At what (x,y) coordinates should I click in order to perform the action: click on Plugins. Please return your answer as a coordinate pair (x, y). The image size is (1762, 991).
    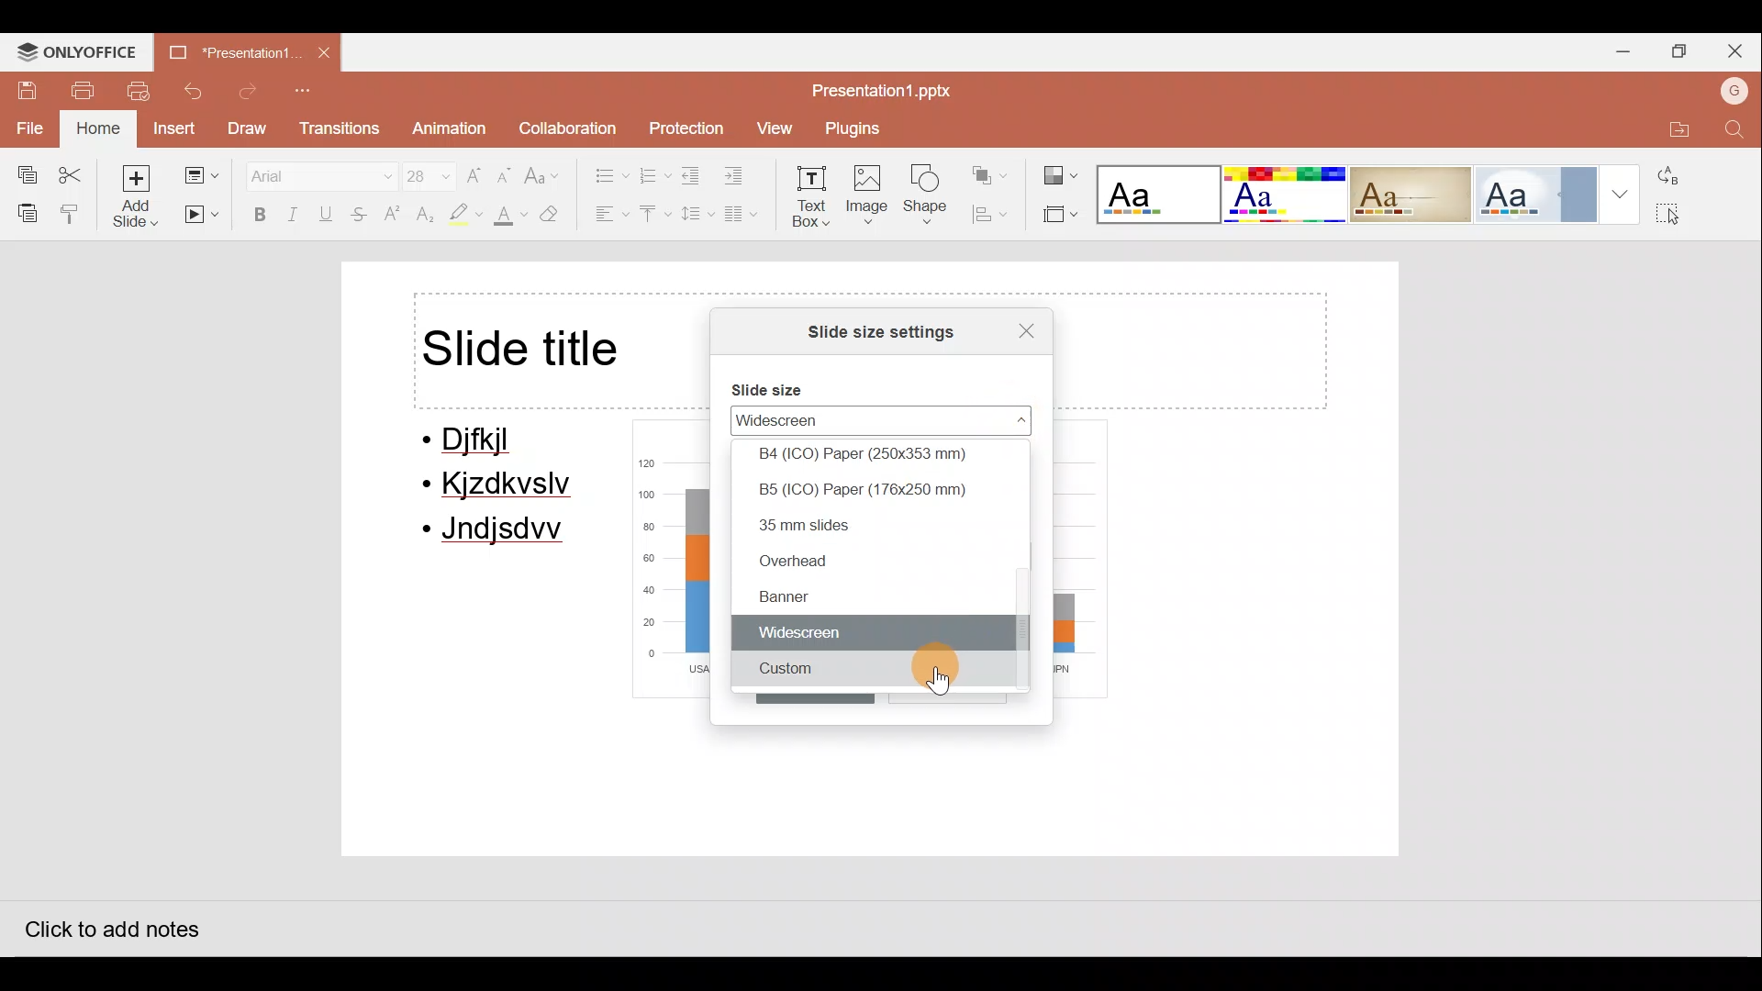
    Looking at the image, I should click on (860, 128).